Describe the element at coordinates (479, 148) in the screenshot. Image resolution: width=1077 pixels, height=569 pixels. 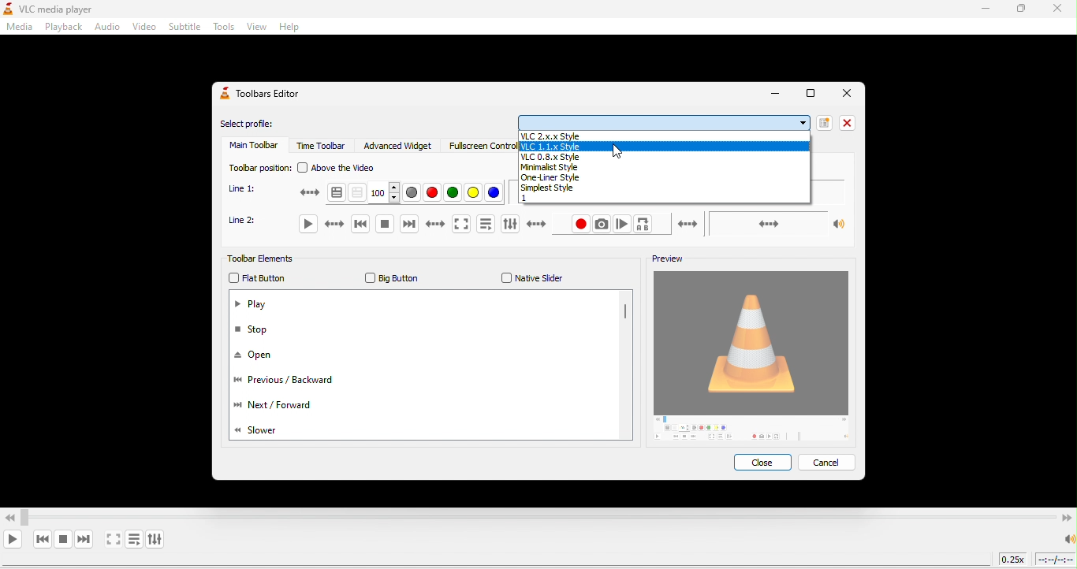
I see `fullscreen controller` at that location.